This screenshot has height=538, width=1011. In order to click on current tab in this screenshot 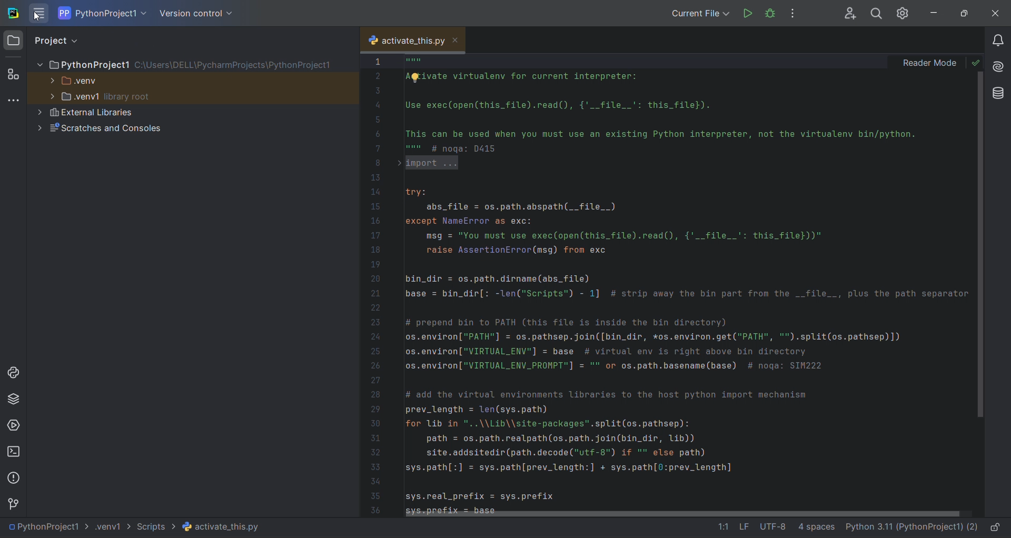, I will do `click(399, 41)`.